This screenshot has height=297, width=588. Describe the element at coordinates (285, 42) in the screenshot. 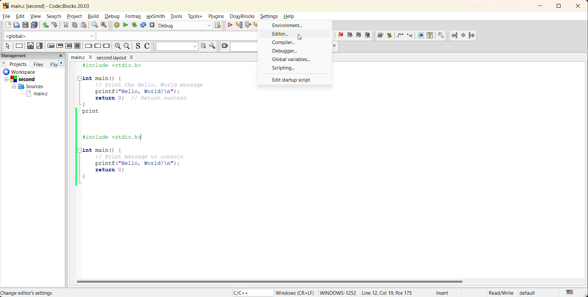

I see `compiler` at that location.